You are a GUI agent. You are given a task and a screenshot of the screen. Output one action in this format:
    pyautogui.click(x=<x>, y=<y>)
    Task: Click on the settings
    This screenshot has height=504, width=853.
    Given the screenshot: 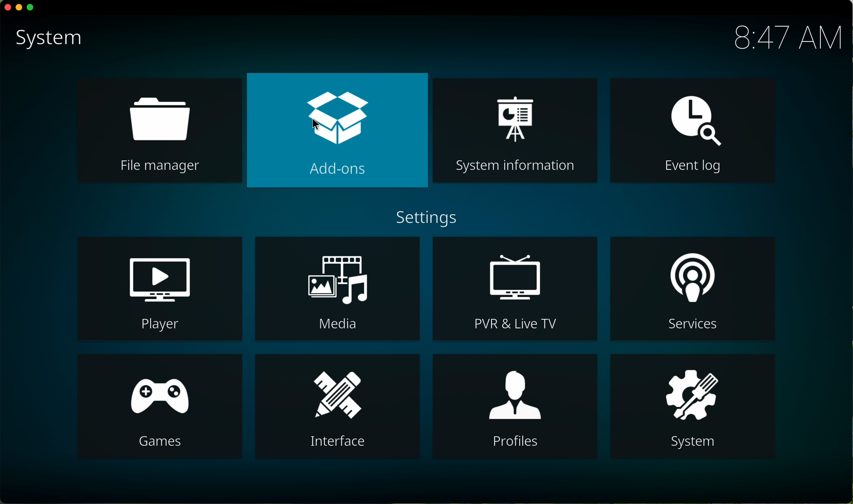 What is the action you would take?
    pyautogui.click(x=426, y=218)
    